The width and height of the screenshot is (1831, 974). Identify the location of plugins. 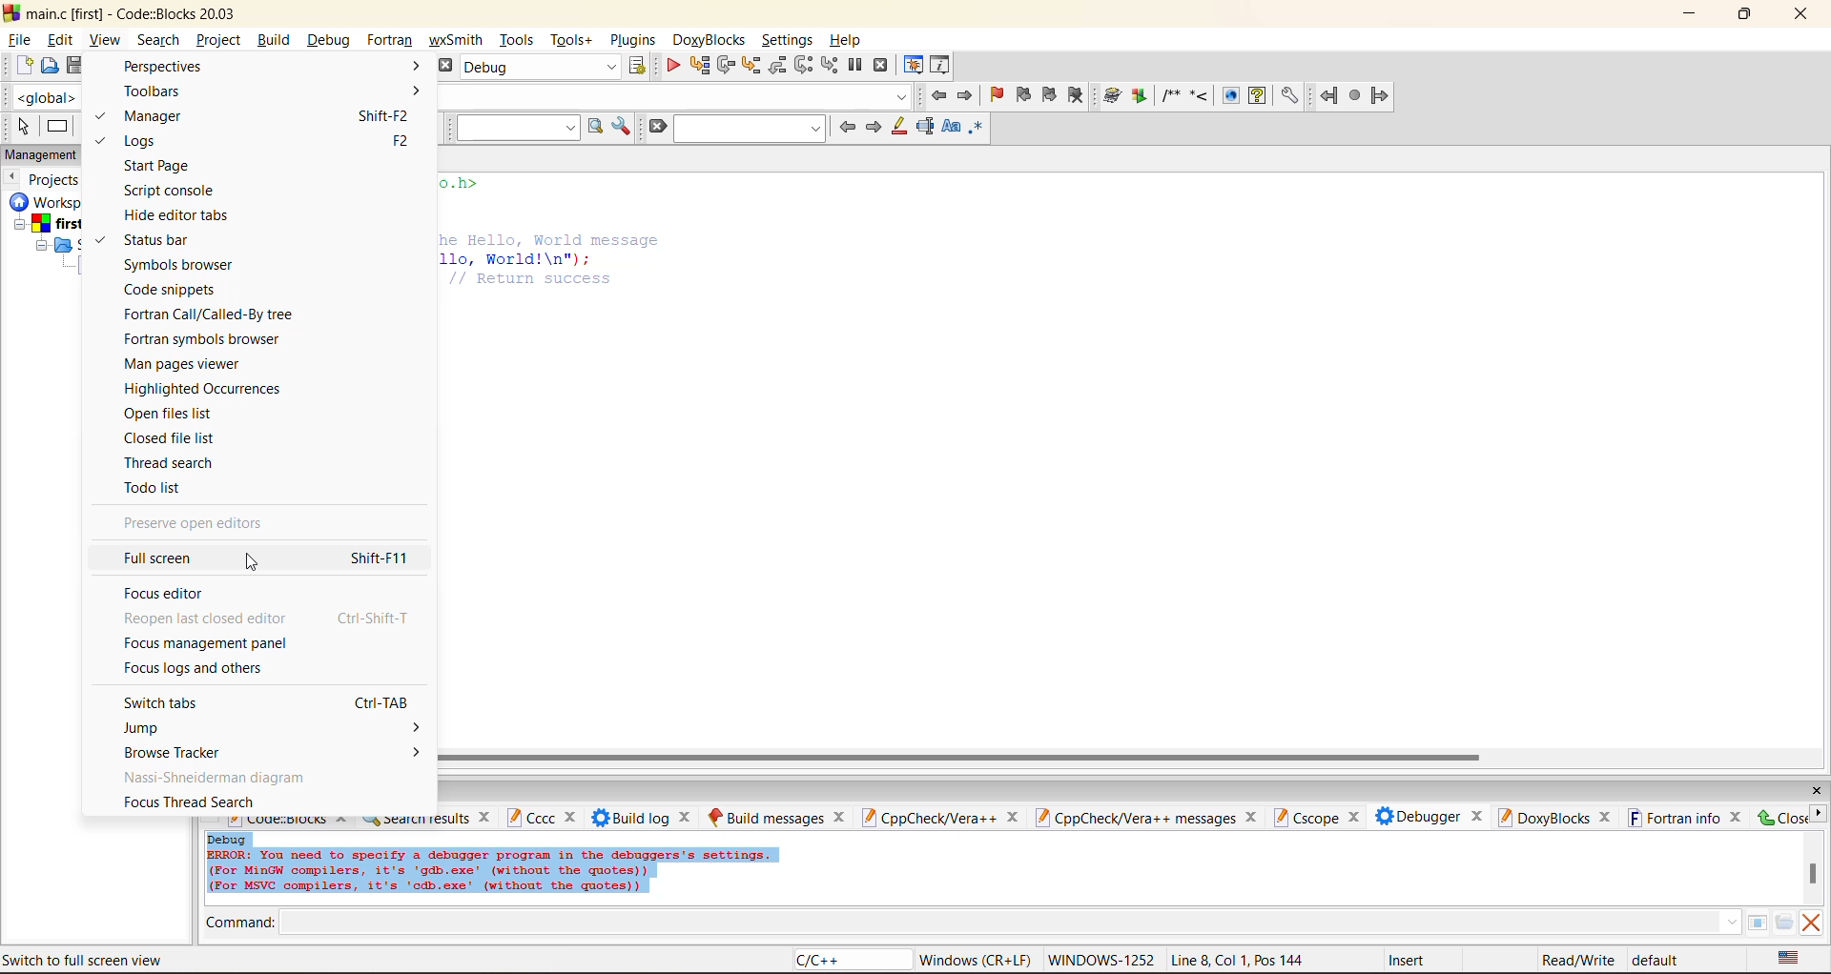
(633, 39).